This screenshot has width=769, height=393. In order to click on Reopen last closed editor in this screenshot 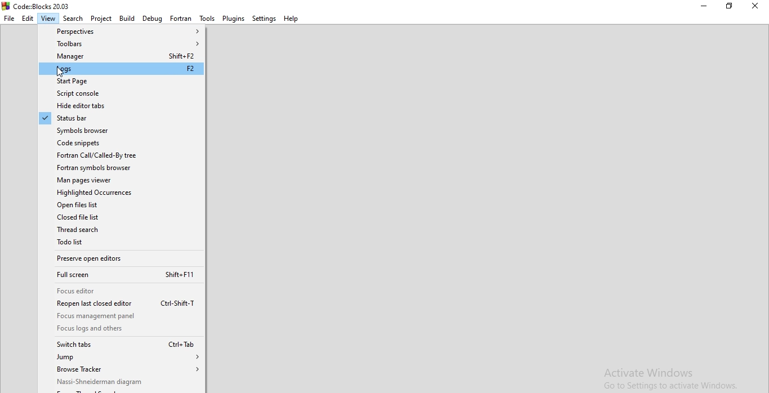, I will do `click(122, 303)`.